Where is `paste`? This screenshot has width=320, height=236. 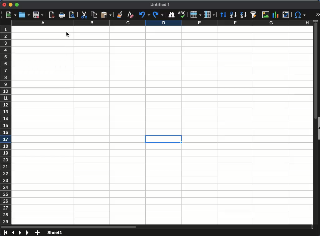
paste is located at coordinates (106, 15).